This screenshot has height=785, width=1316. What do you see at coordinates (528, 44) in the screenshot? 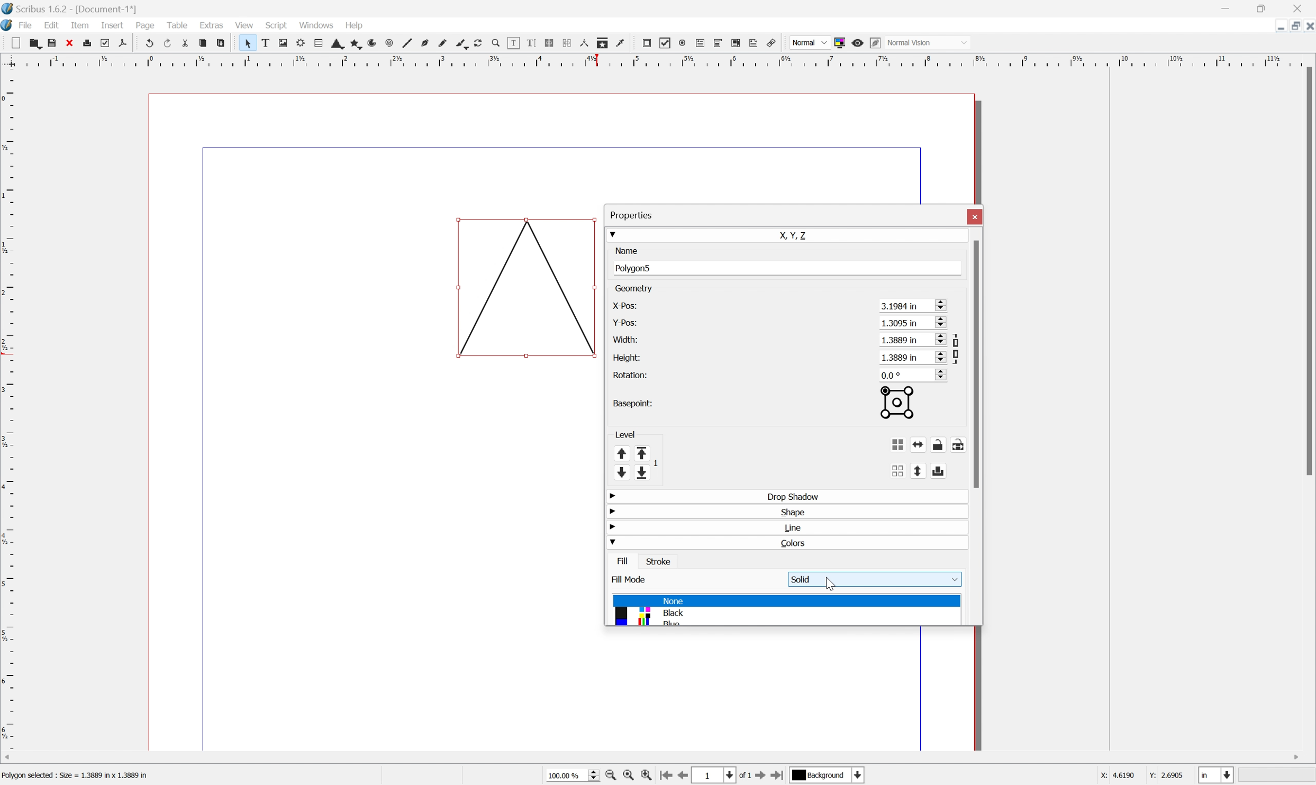
I see `Edit text with story editor` at bounding box center [528, 44].